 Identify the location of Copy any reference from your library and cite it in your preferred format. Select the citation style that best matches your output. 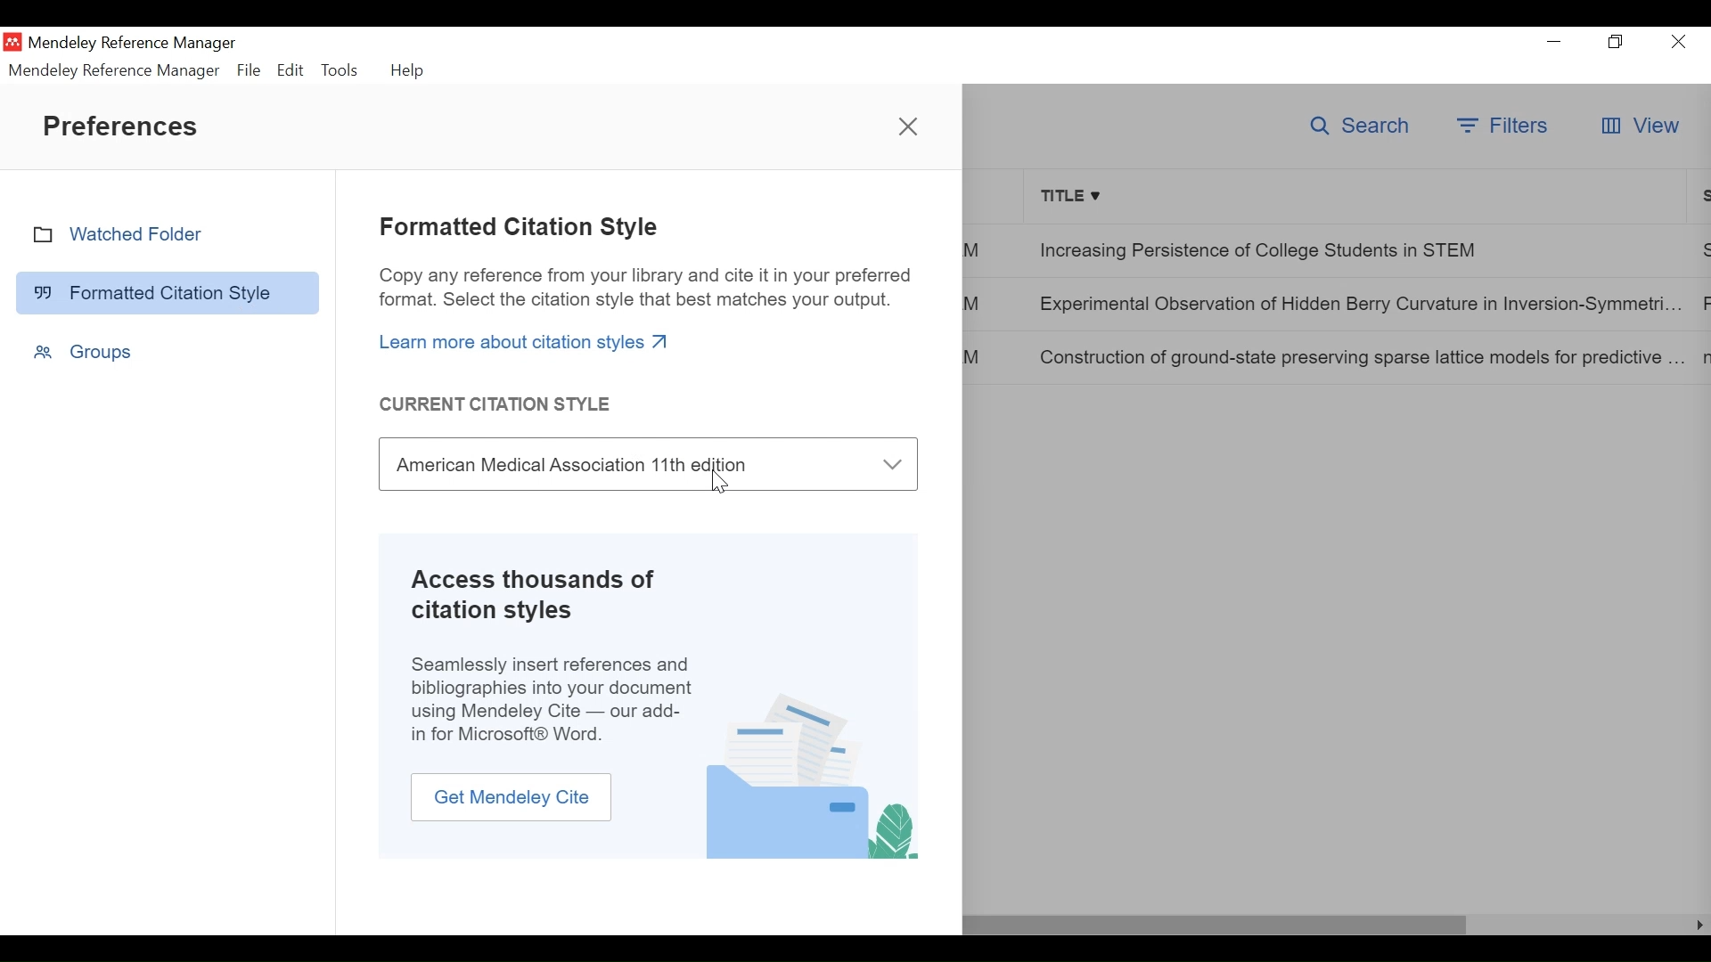
(645, 289).